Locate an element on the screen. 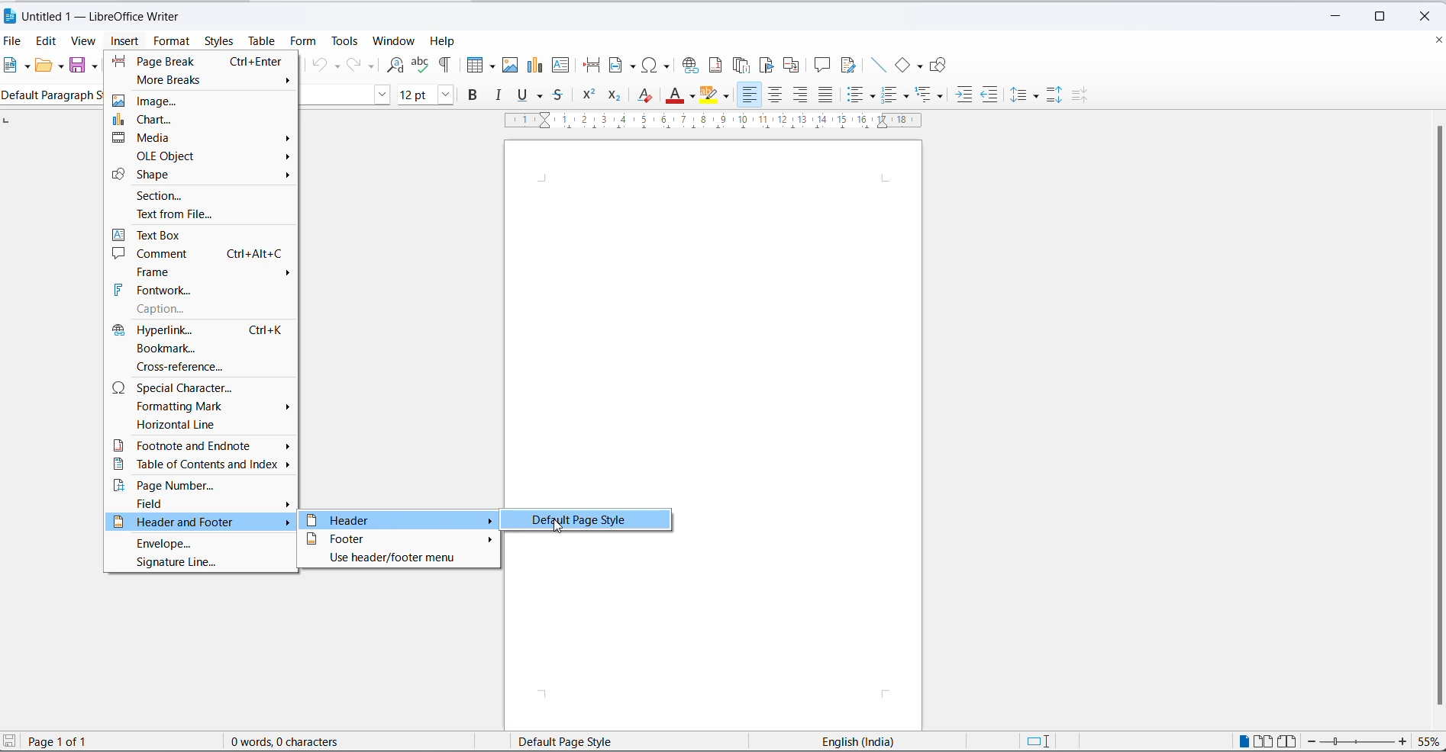  frame is located at coordinates (200, 272).